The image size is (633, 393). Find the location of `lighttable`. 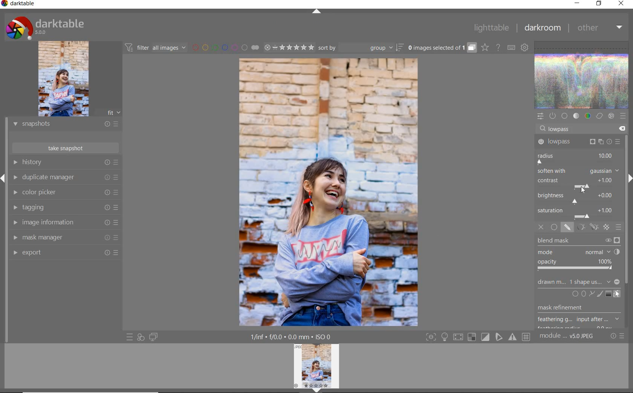

lighttable is located at coordinates (490, 29).